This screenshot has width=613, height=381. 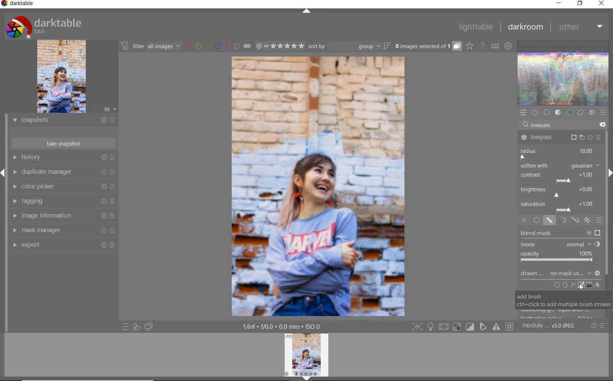 What do you see at coordinates (308, 357) in the screenshot?
I see `image preview` at bounding box center [308, 357].